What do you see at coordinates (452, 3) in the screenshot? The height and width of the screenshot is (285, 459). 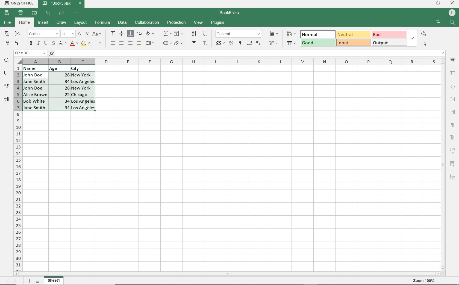 I see `CLOSE` at bounding box center [452, 3].